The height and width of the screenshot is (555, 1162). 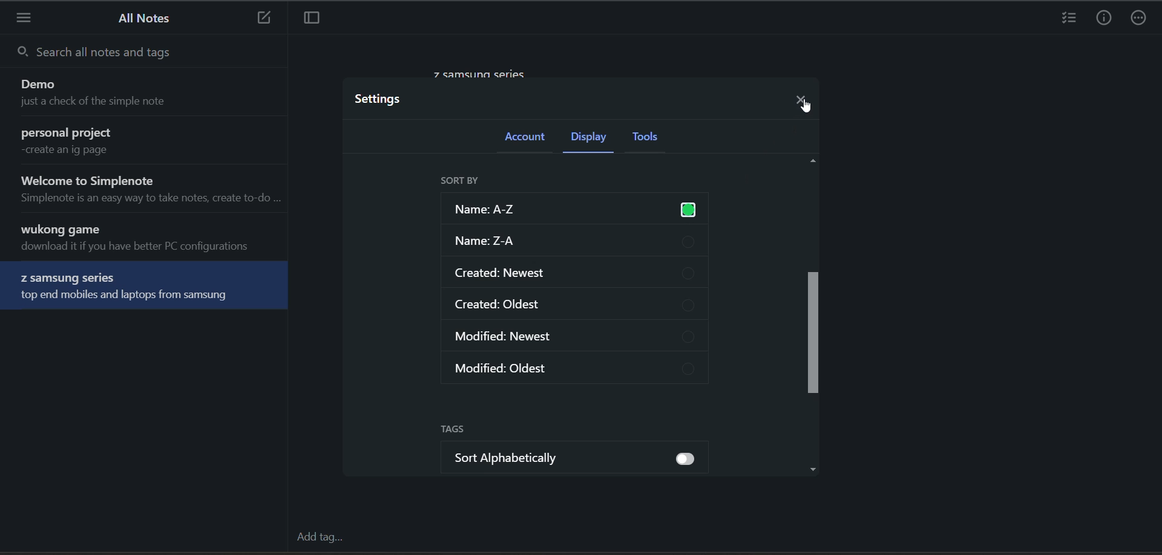 I want to click on settings, so click(x=384, y=100).